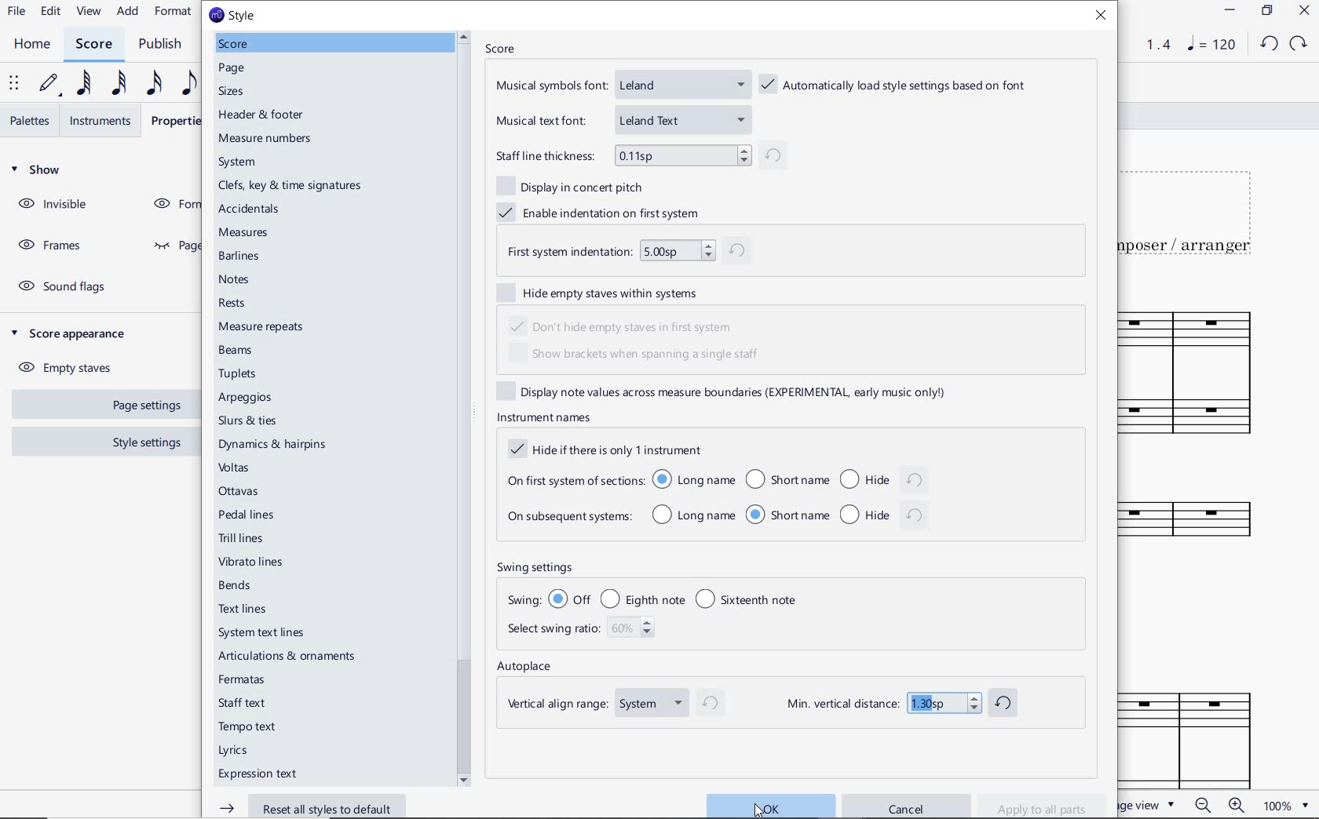 This screenshot has width=1319, height=819. What do you see at coordinates (51, 83) in the screenshot?
I see `DEFAULT (STEP TIME)` at bounding box center [51, 83].